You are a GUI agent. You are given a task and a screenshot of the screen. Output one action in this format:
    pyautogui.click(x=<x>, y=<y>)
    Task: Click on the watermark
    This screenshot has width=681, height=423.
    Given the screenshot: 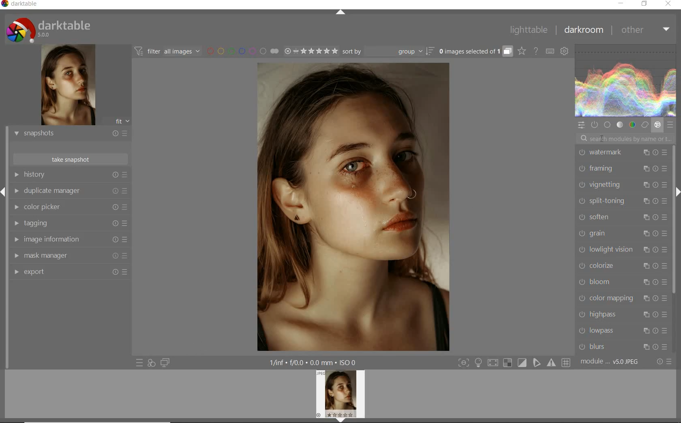 What is the action you would take?
    pyautogui.click(x=622, y=153)
    